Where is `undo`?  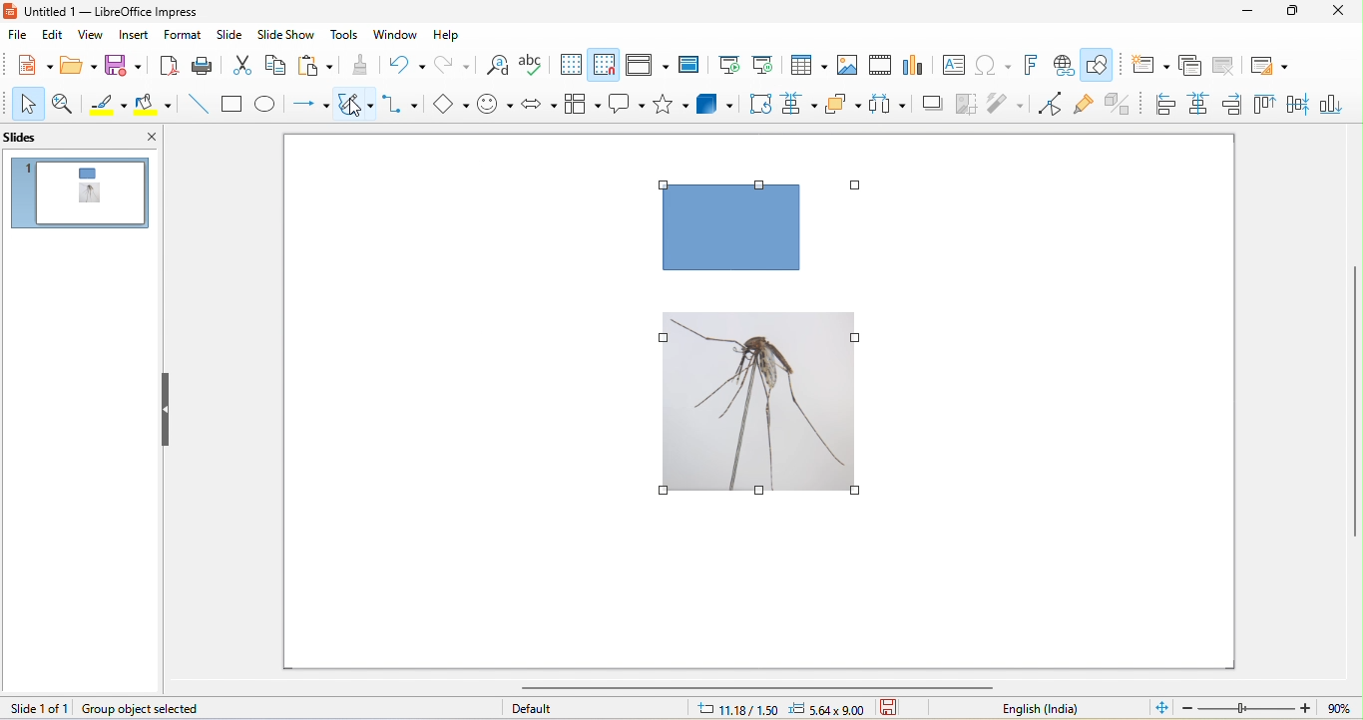
undo is located at coordinates (405, 64).